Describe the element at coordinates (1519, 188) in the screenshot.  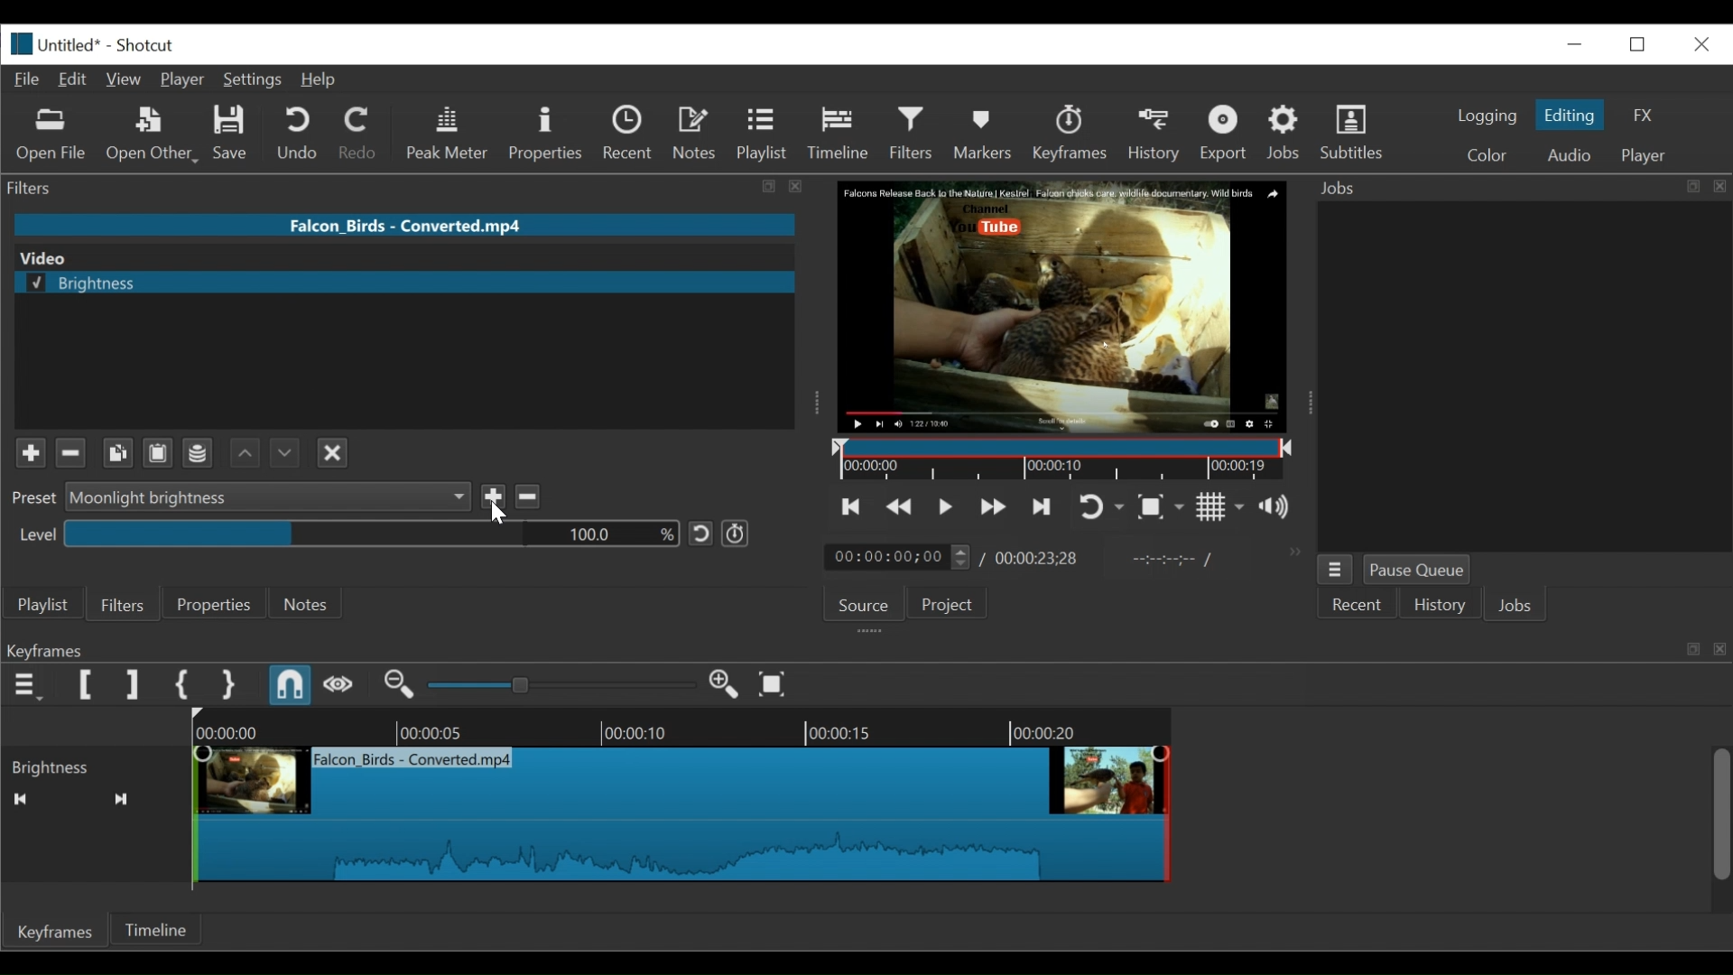
I see `Jobs Panel` at that location.